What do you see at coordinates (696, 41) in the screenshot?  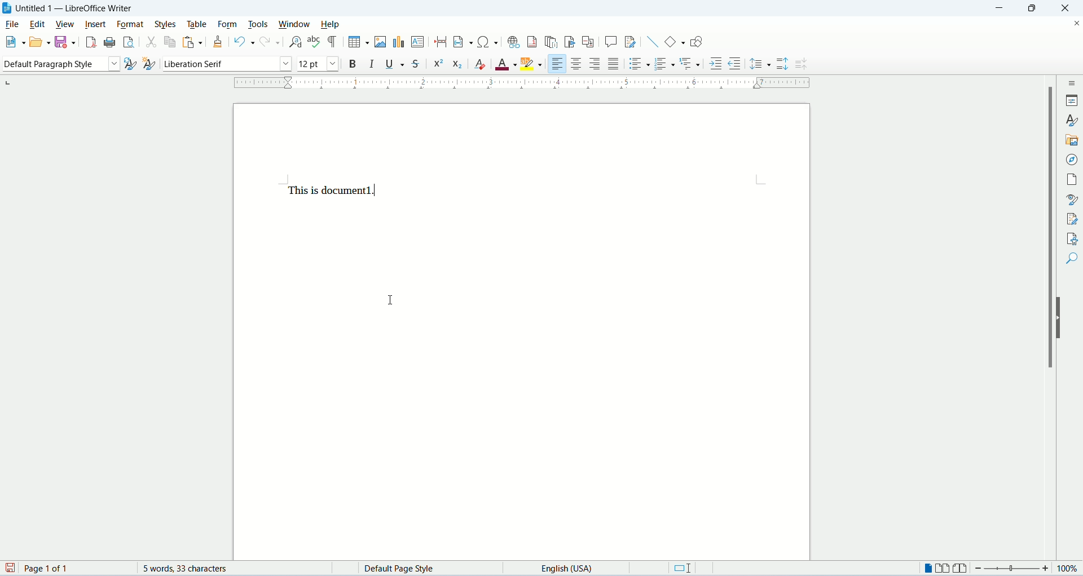 I see `draw function` at bounding box center [696, 41].